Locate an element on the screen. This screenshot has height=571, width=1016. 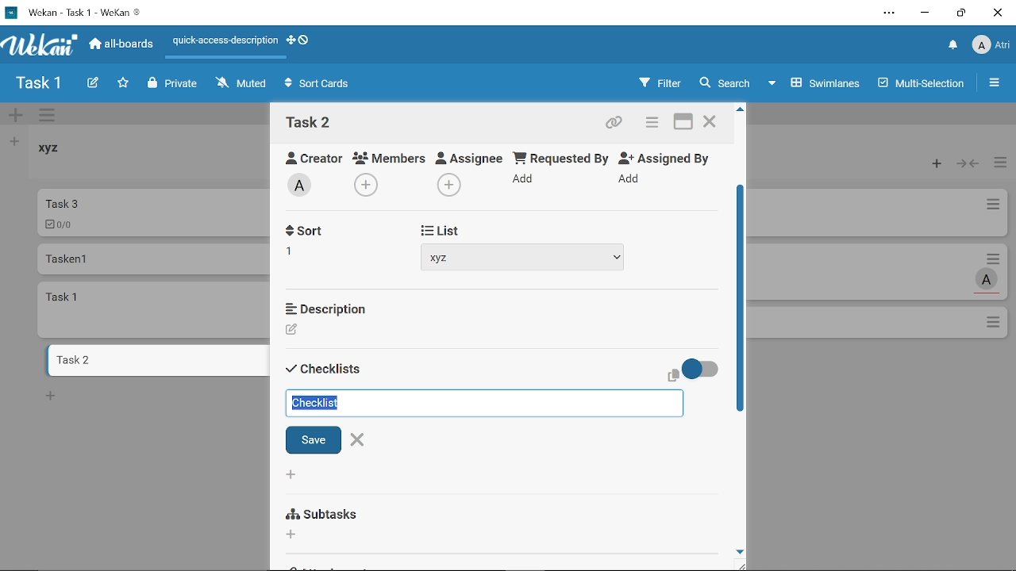
Card named "task 2" is located at coordinates (156, 360).